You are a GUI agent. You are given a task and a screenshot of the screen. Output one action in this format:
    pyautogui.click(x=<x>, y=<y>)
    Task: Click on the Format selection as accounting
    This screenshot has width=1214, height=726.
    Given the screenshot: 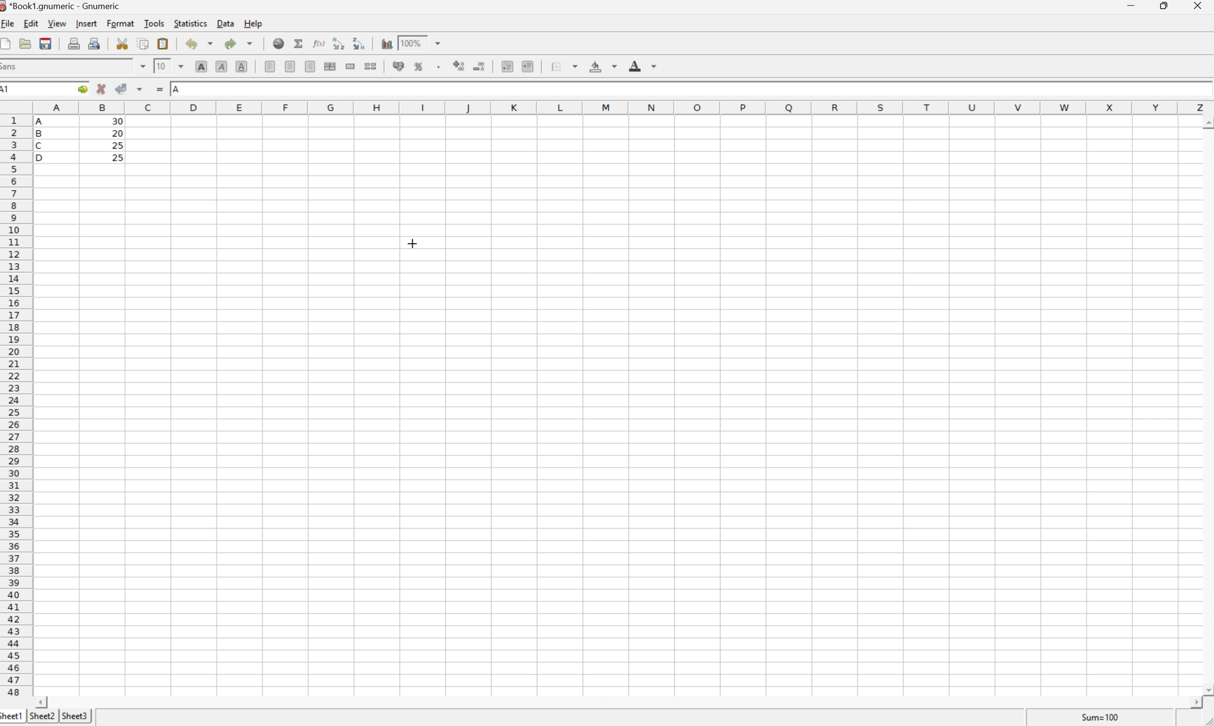 What is the action you would take?
    pyautogui.click(x=399, y=66)
    